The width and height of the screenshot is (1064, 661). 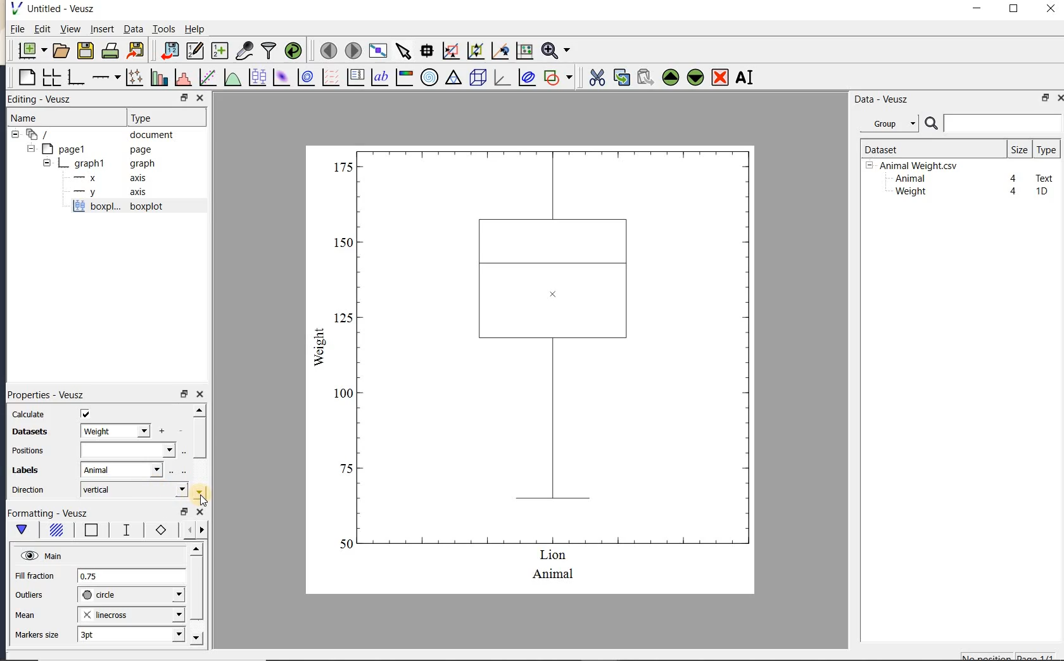 What do you see at coordinates (26, 614) in the screenshot?
I see `mean` at bounding box center [26, 614].